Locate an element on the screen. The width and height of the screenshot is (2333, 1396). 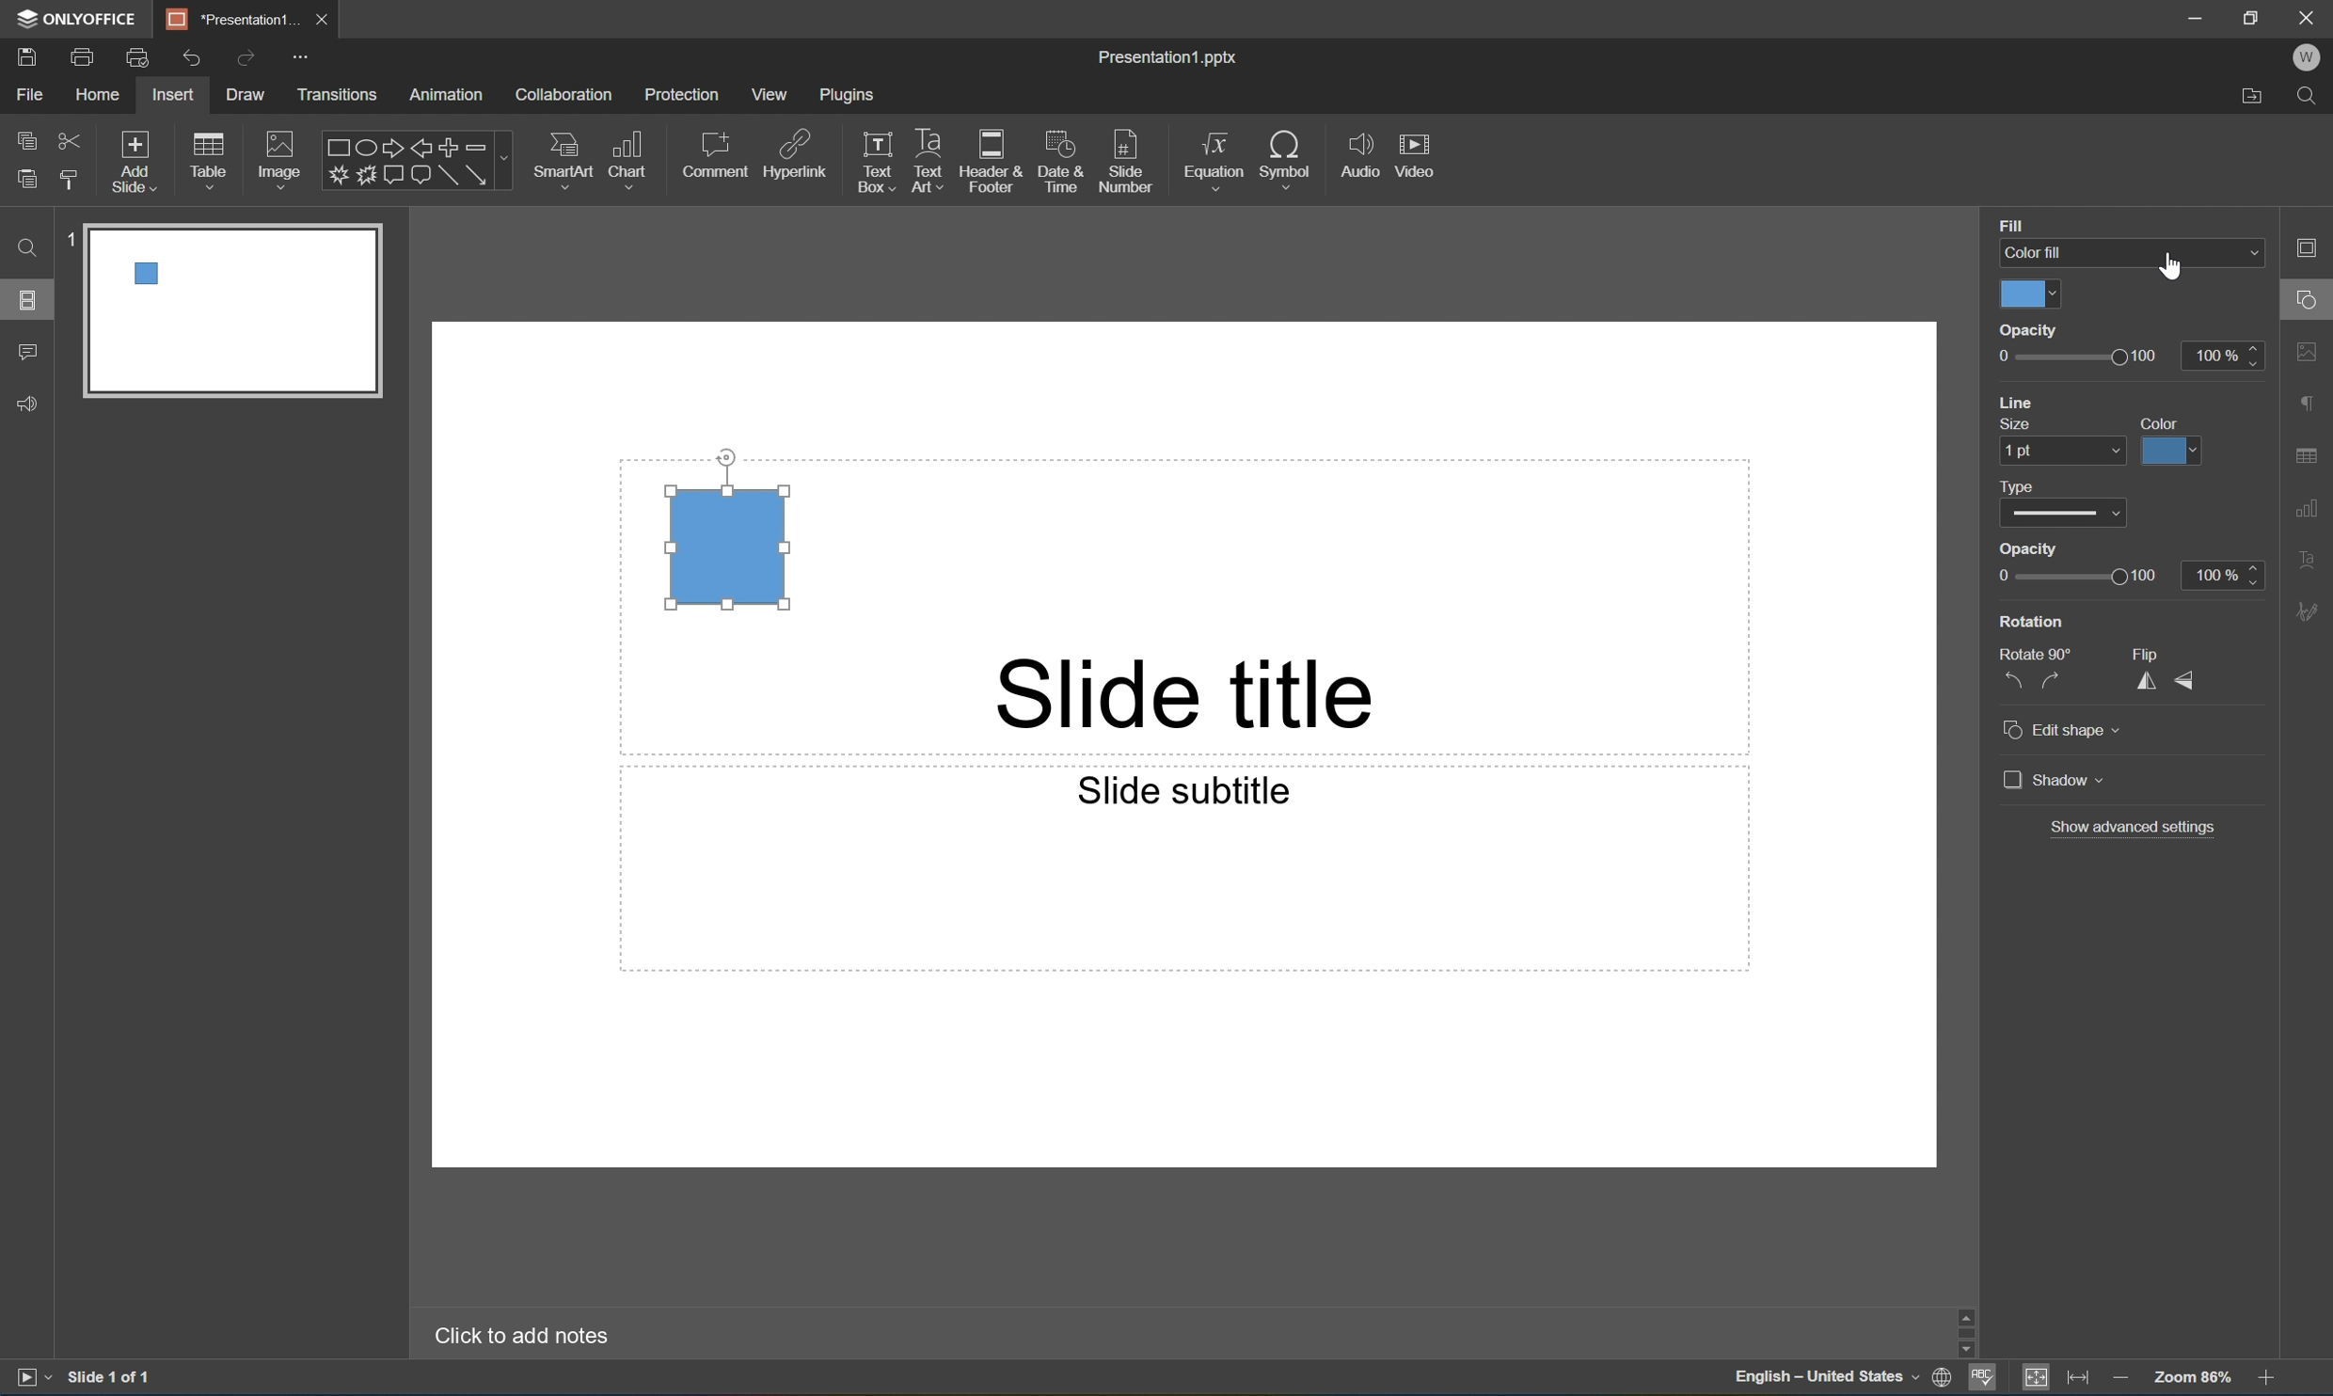
Set document language is located at coordinates (1943, 1380).